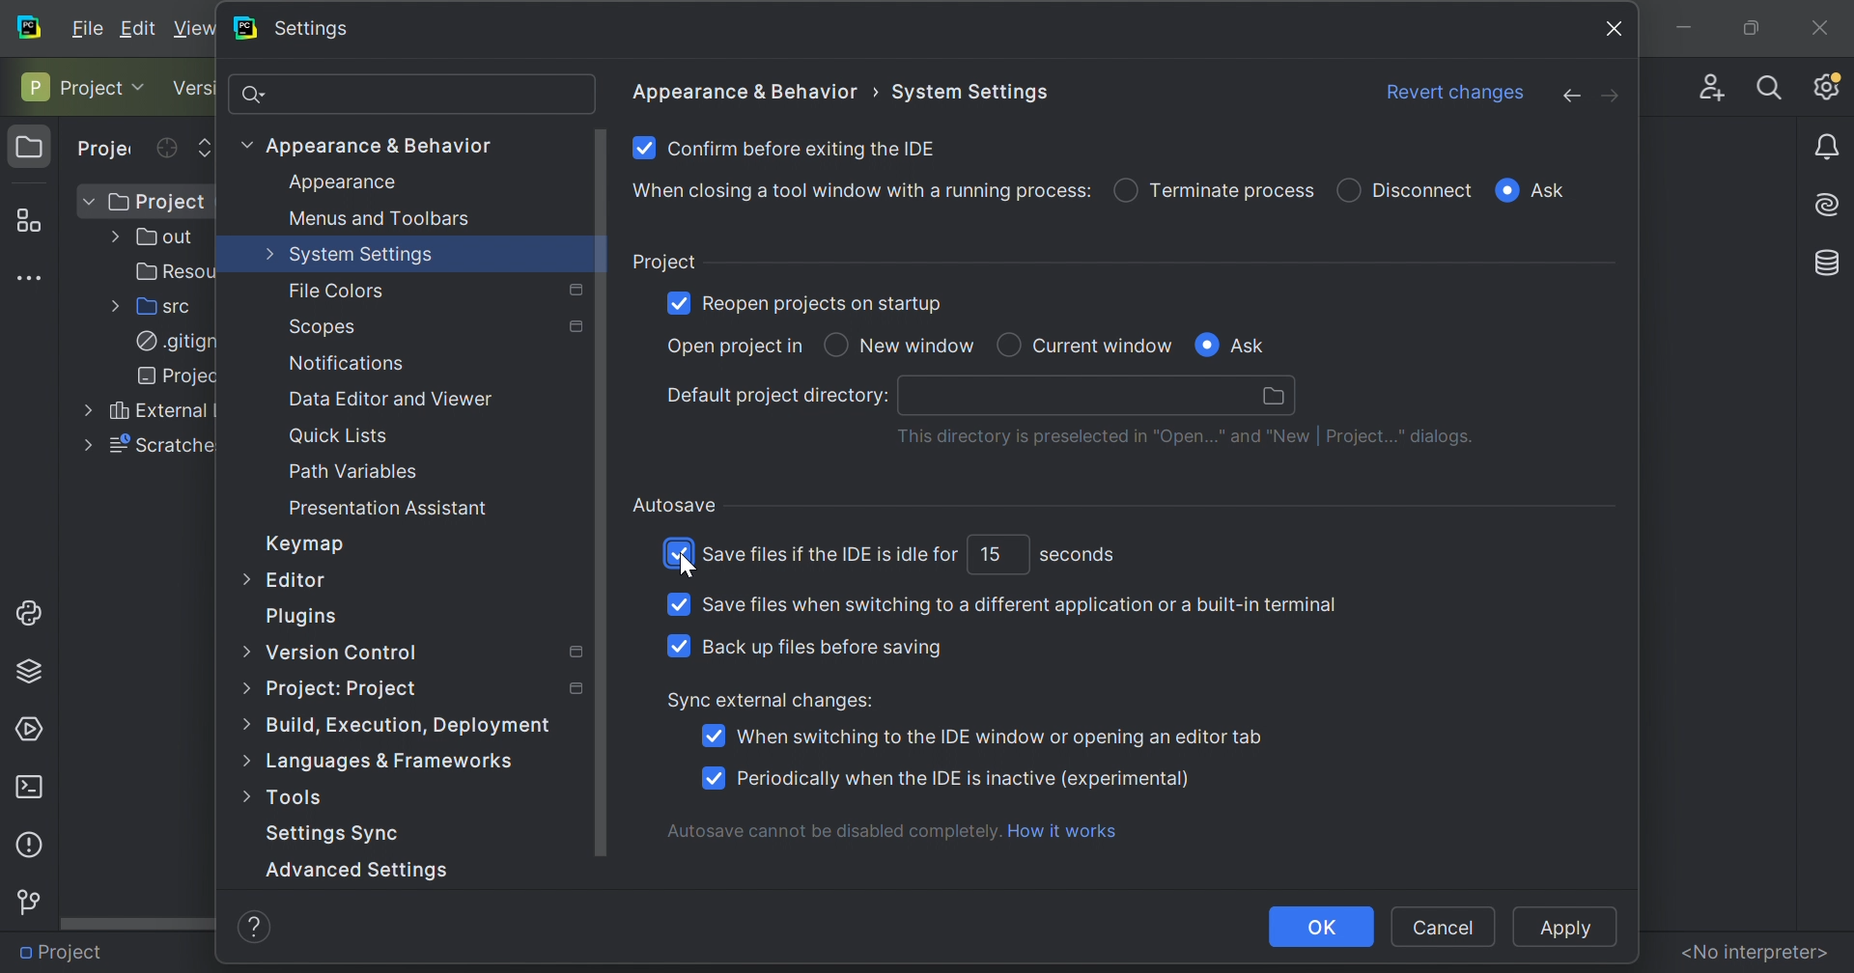  Describe the element at coordinates (712, 736) in the screenshot. I see `Checkbox` at that location.